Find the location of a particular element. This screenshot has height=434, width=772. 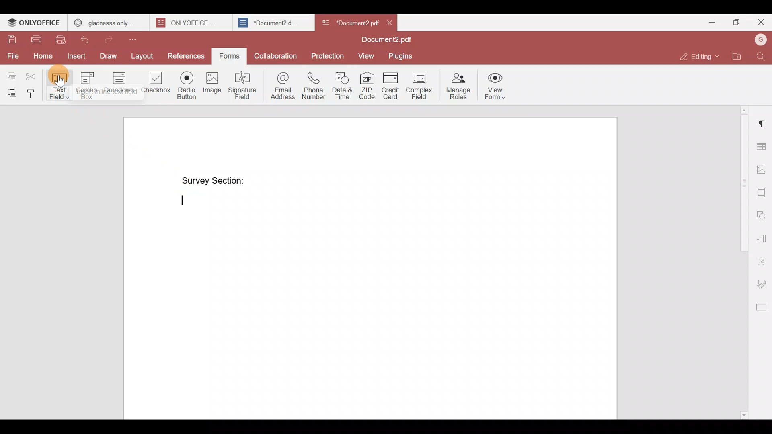

Quick print is located at coordinates (64, 40).